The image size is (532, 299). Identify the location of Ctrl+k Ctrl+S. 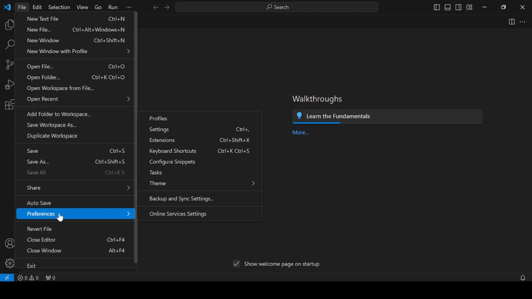
(234, 150).